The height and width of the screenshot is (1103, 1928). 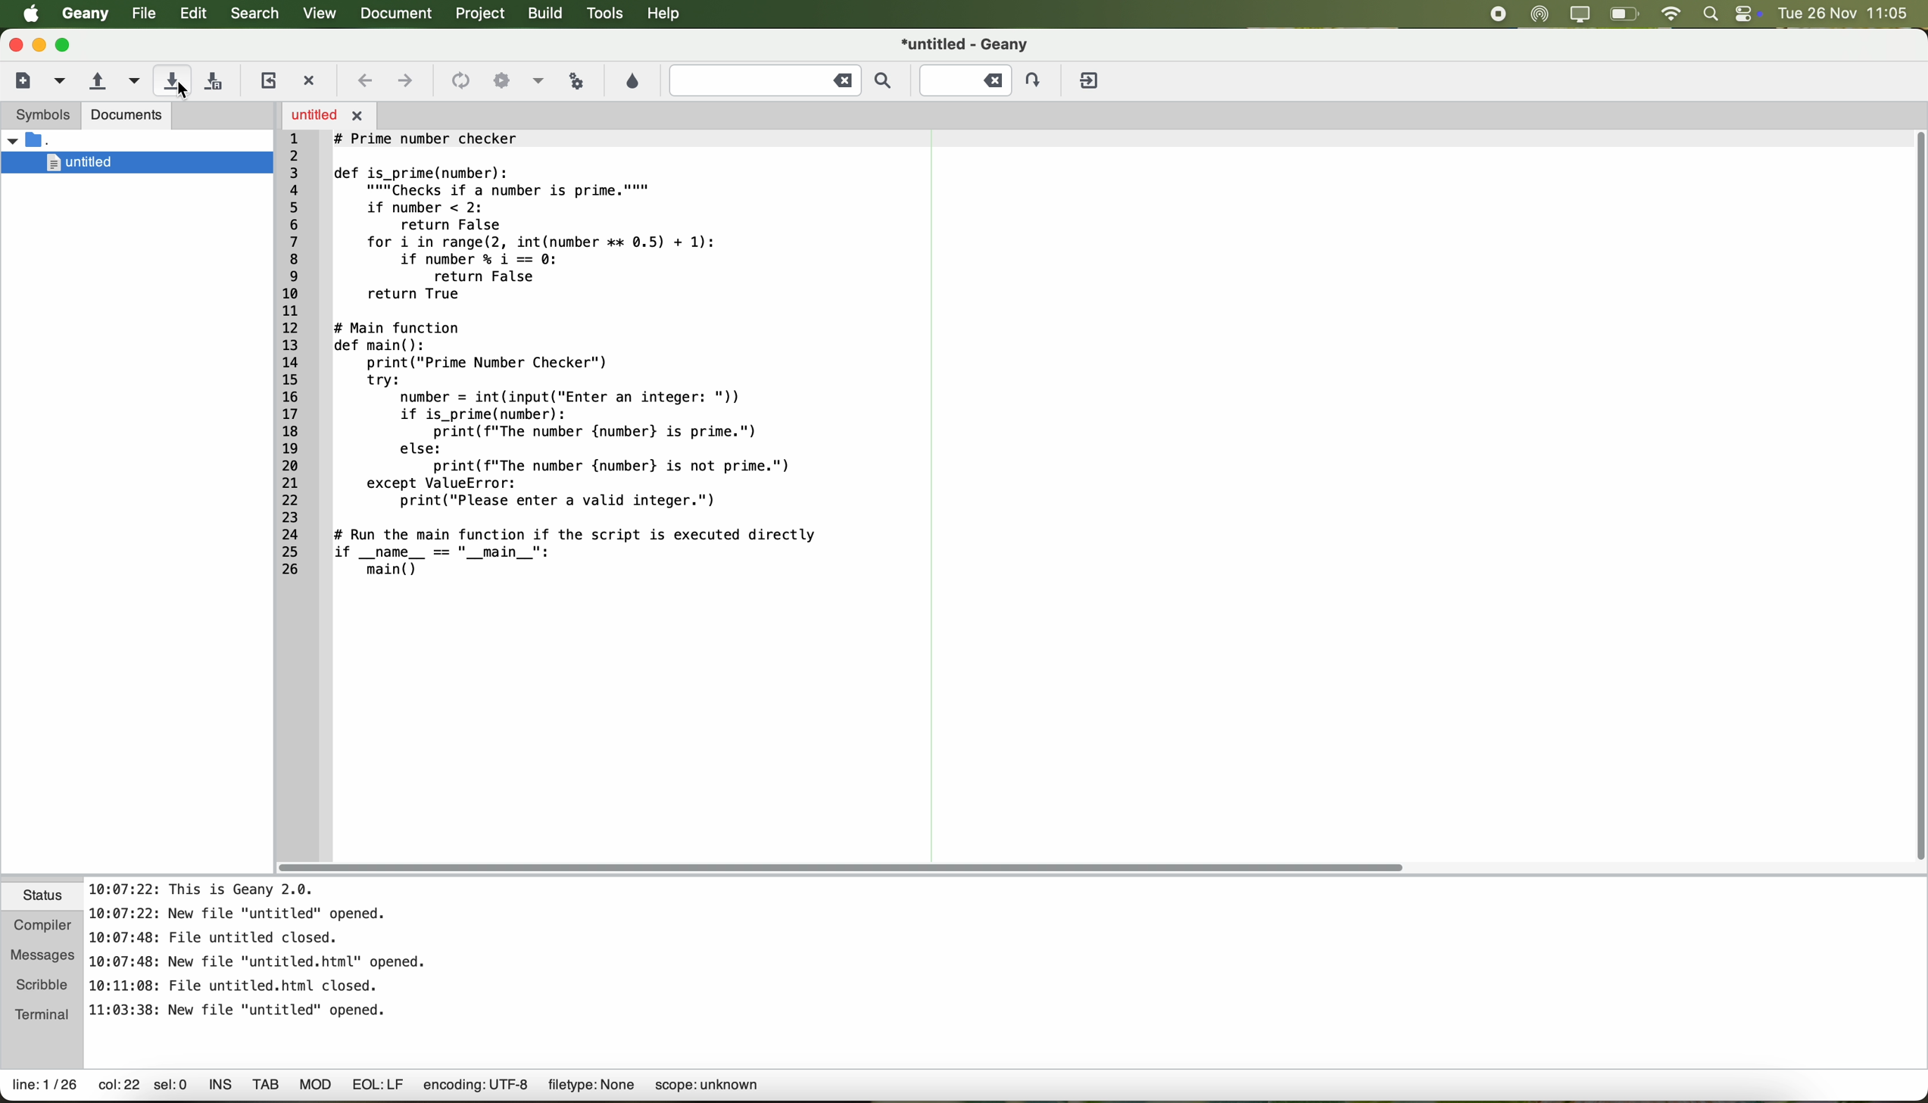 What do you see at coordinates (254, 14) in the screenshot?
I see `search` at bounding box center [254, 14].